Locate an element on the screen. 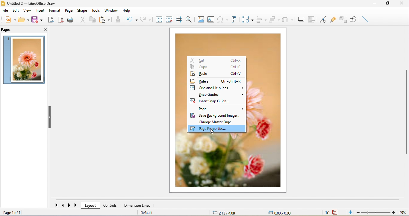 This screenshot has height=216, width=409. rulers is located at coordinates (217, 80).